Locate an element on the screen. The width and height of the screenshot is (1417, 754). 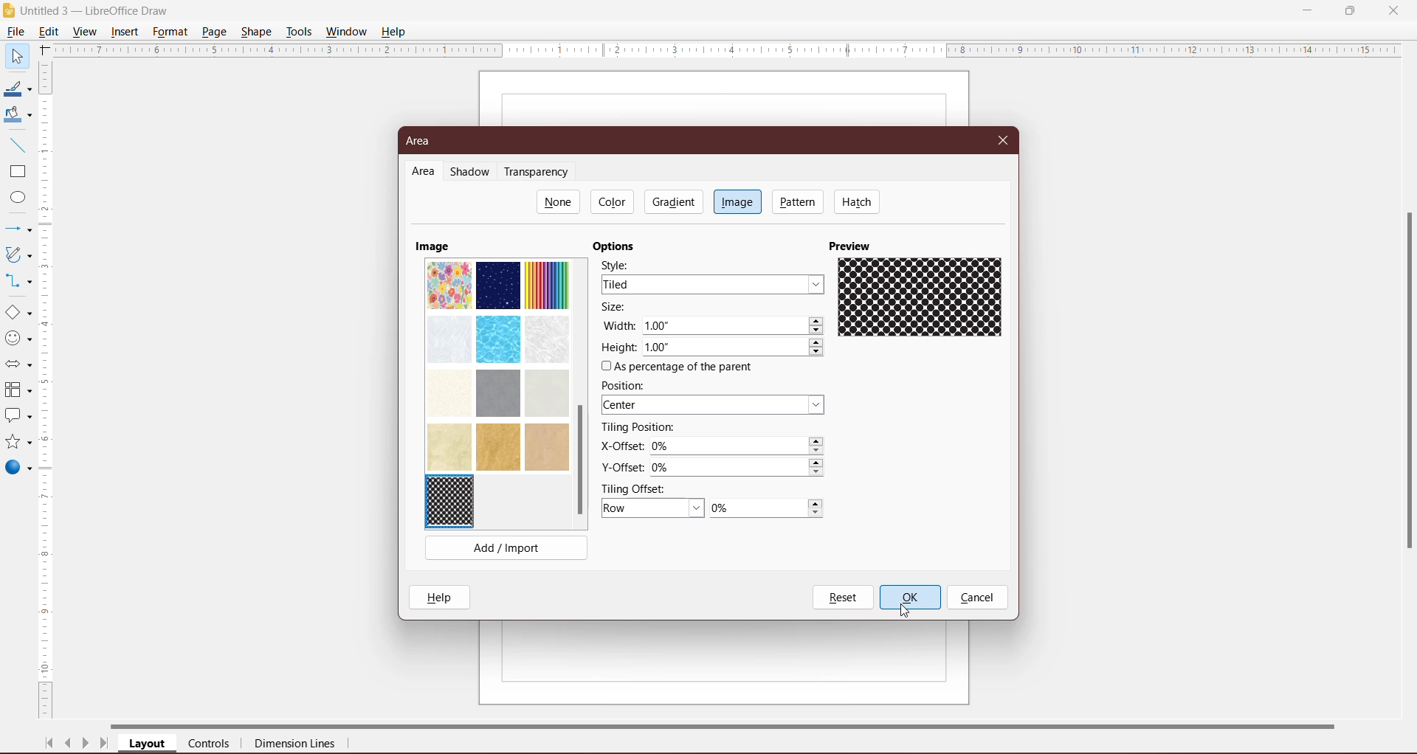
Stars and Banners is located at coordinates (17, 443).